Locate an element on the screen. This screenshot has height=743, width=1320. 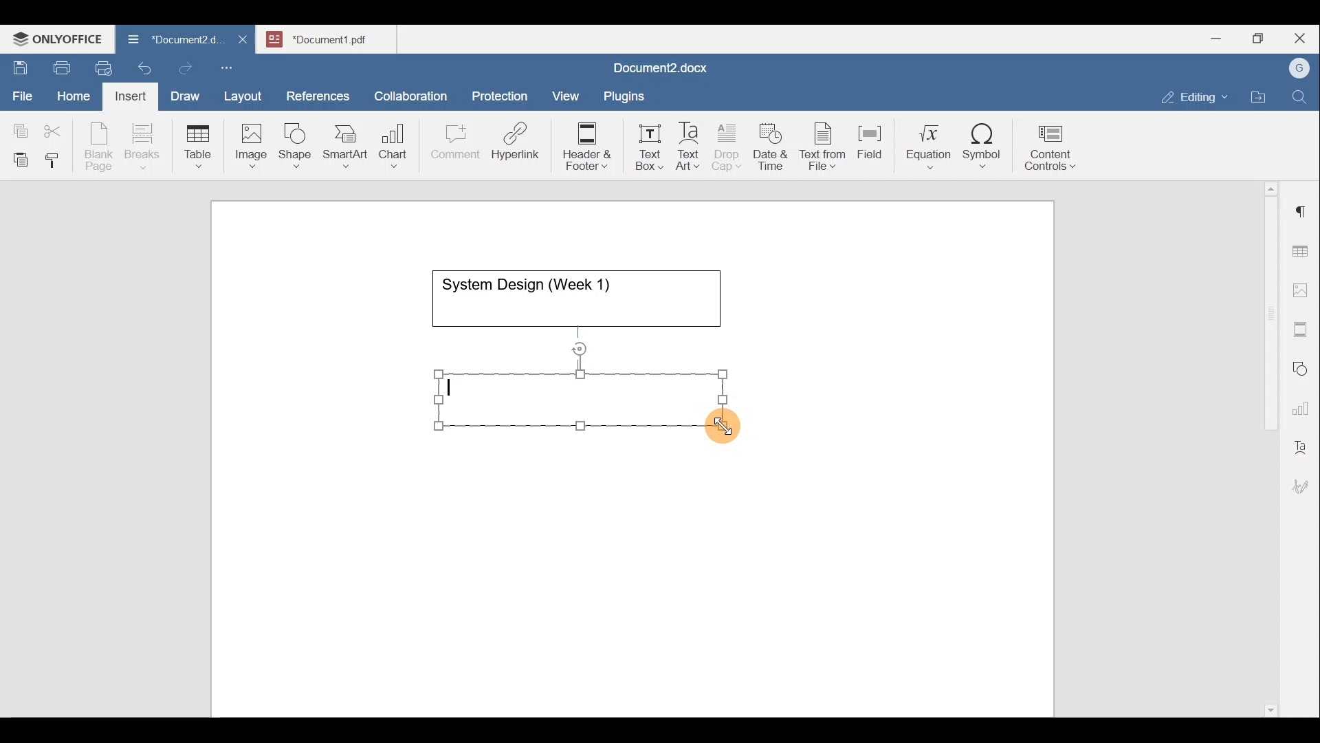
Hyperlink is located at coordinates (520, 145).